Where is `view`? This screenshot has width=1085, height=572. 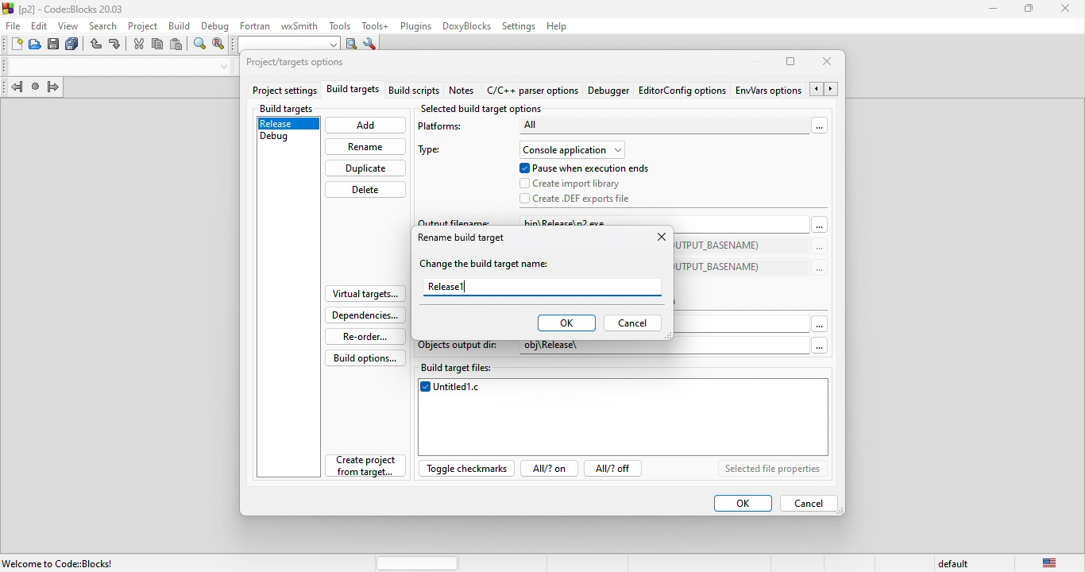 view is located at coordinates (71, 25).